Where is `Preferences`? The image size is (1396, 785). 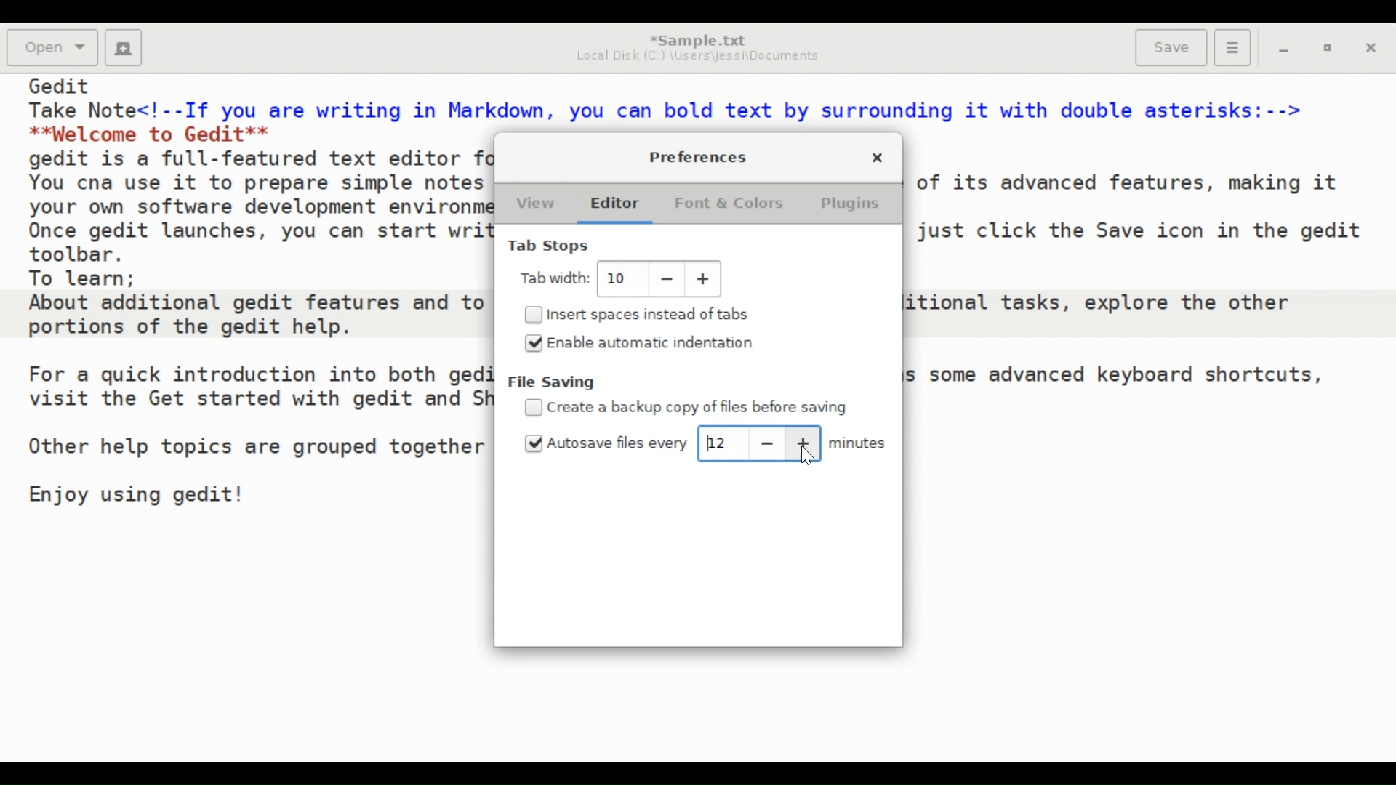
Preferences is located at coordinates (699, 156).